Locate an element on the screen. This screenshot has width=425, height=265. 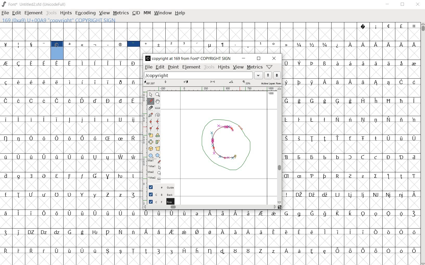
hints is located at coordinates (223, 67).